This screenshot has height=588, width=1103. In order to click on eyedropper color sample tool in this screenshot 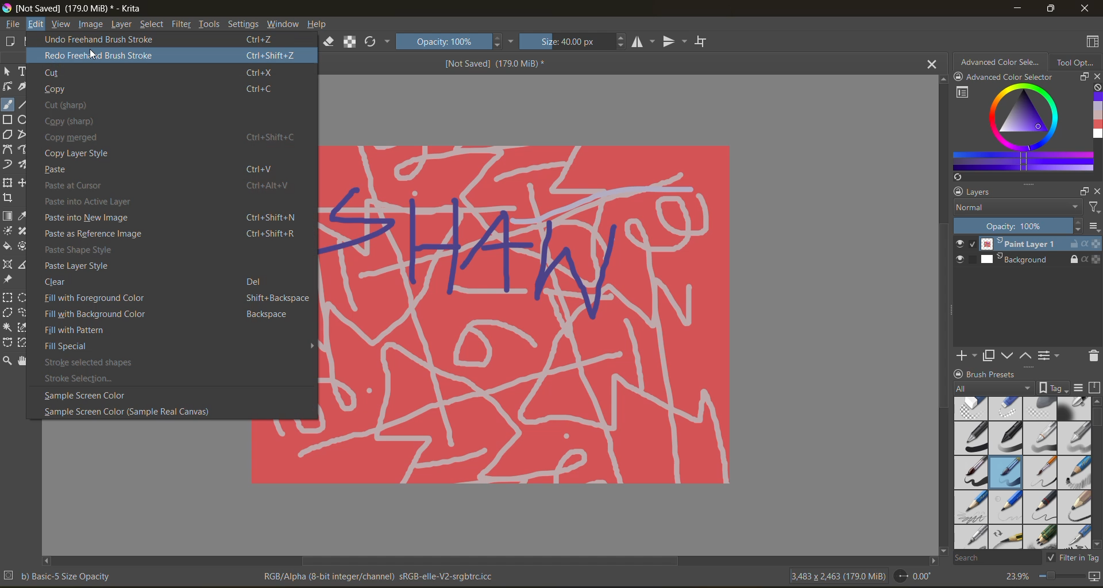, I will do `click(24, 217)`.